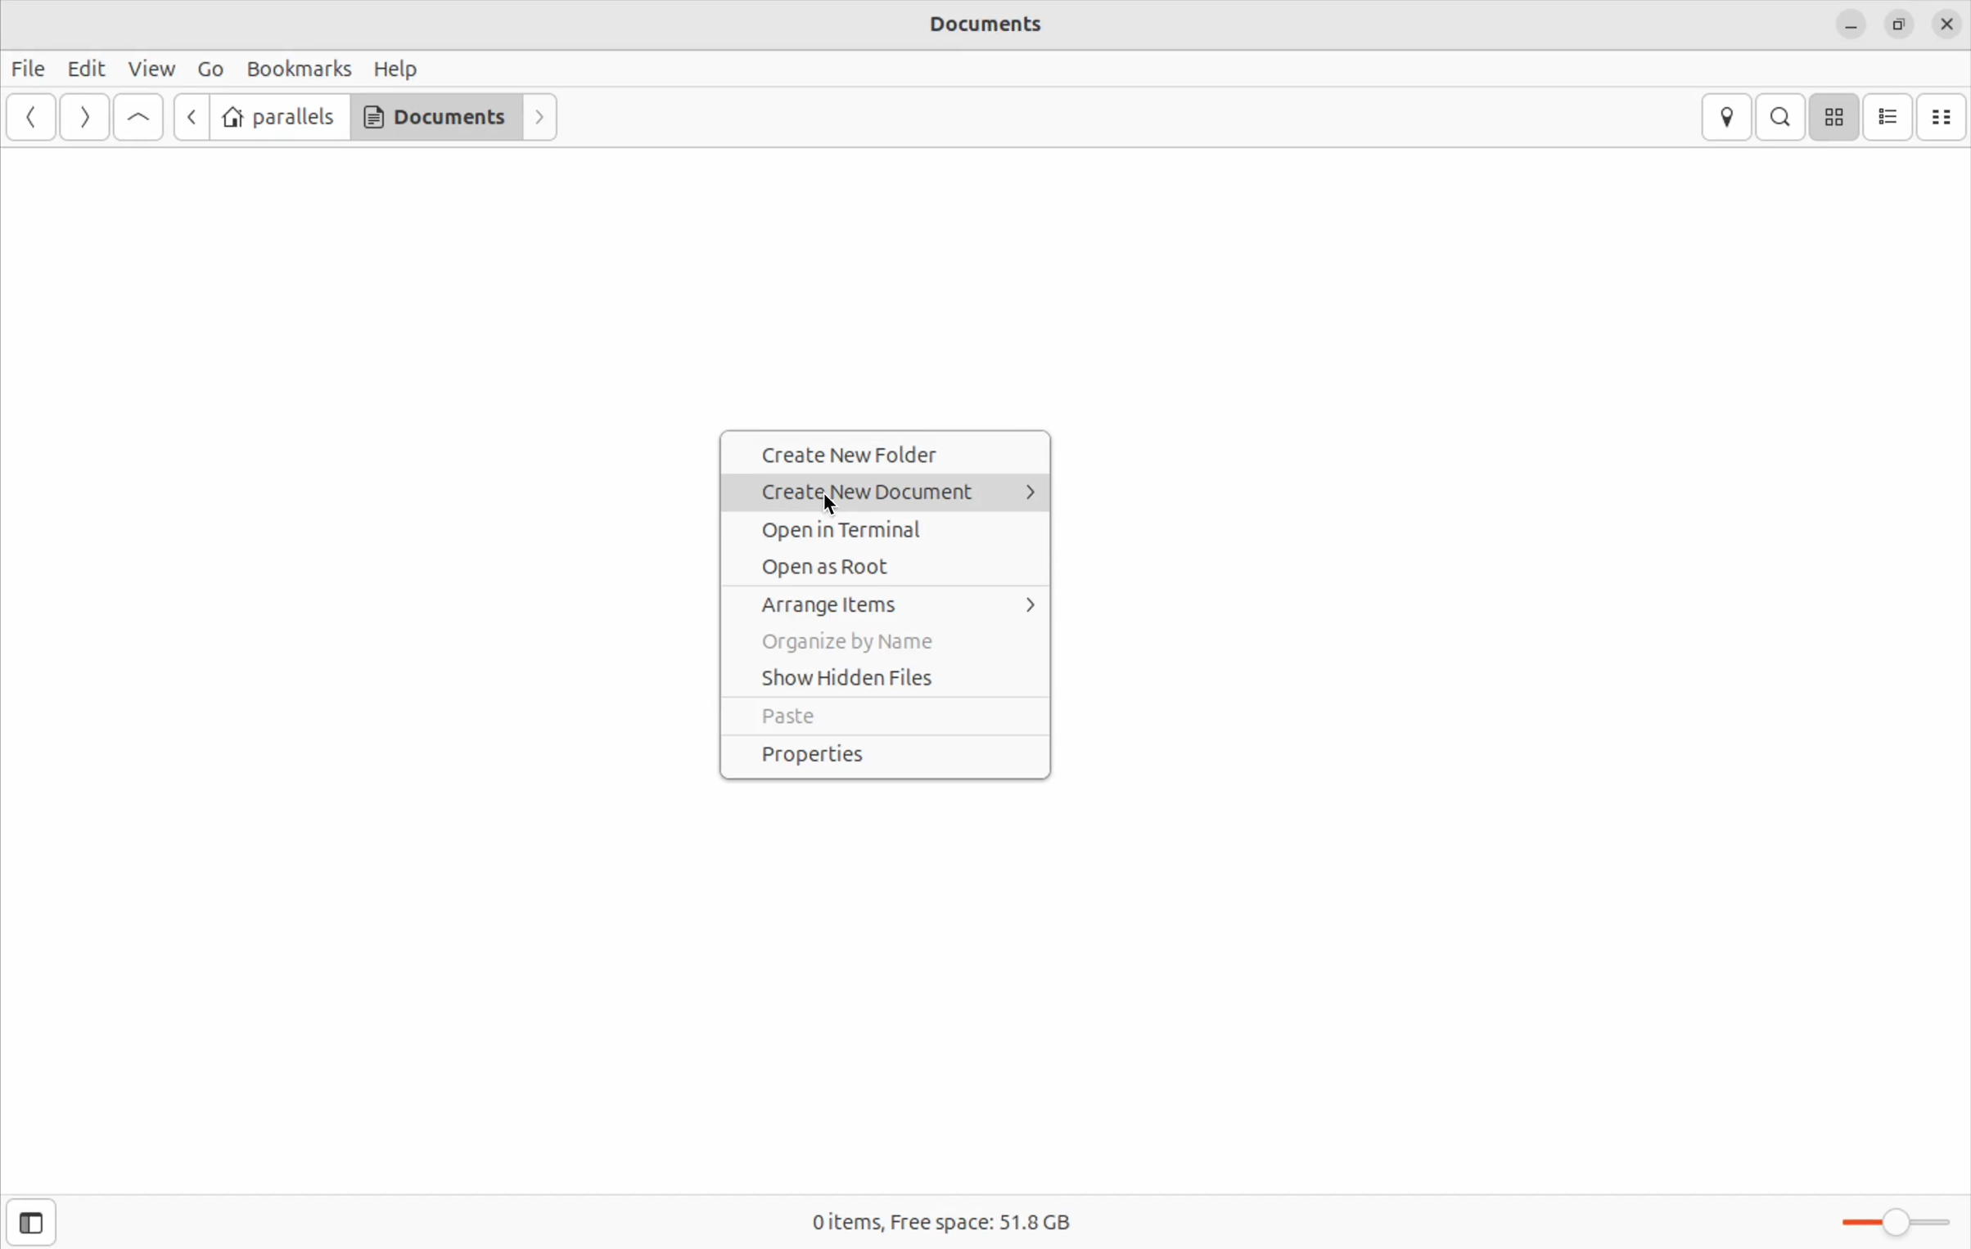 The height and width of the screenshot is (1249, 1971). What do you see at coordinates (298, 69) in the screenshot?
I see `bookmarks` at bounding box center [298, 69].